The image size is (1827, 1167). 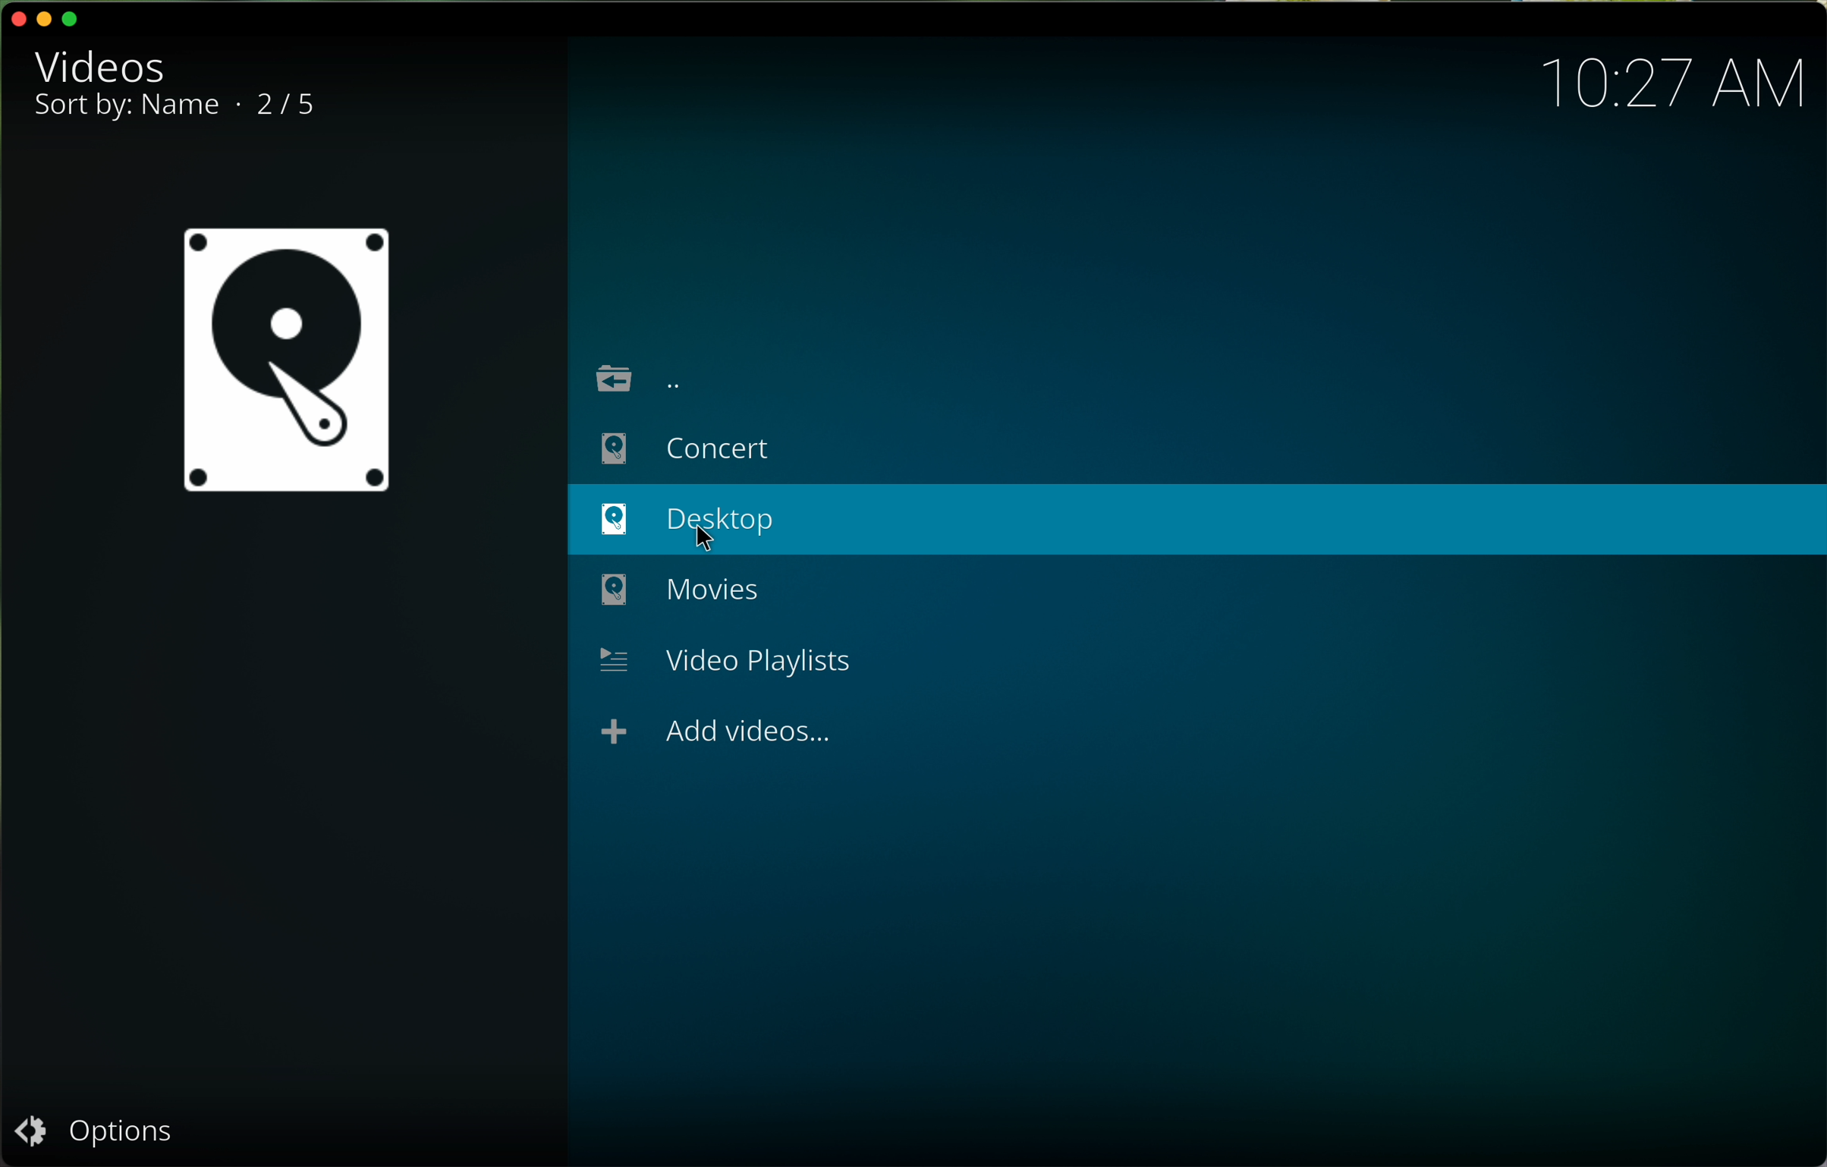 I want to click on cursor, so click(x=712, y=541).